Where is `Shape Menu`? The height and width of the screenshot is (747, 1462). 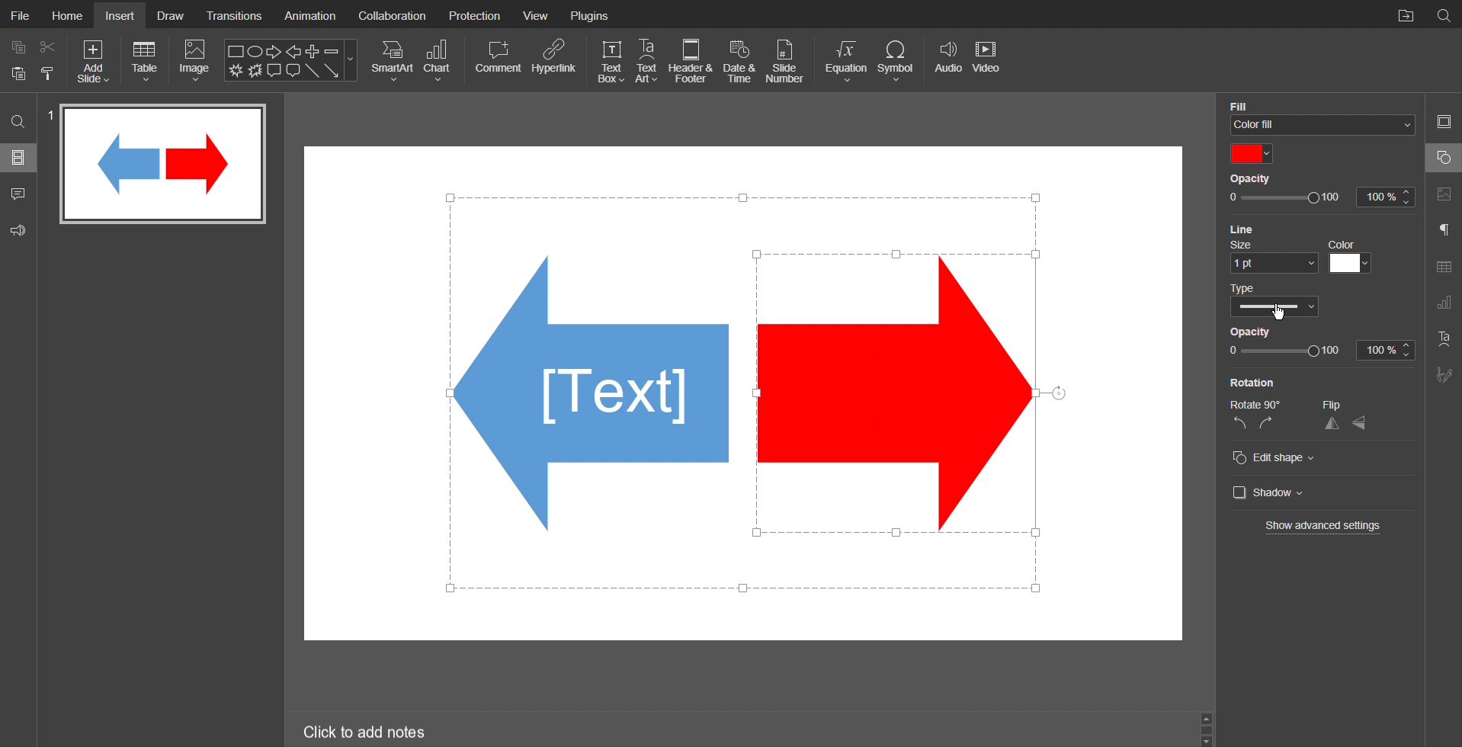 Shape Menu is located at coordinates (291, 59).